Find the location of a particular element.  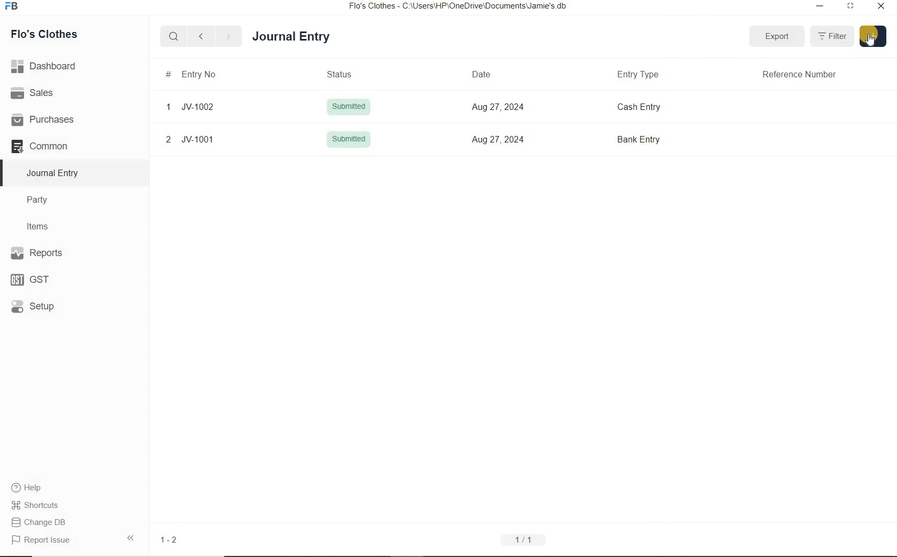

Flo's Clothes is located at coordinates (52, 34).